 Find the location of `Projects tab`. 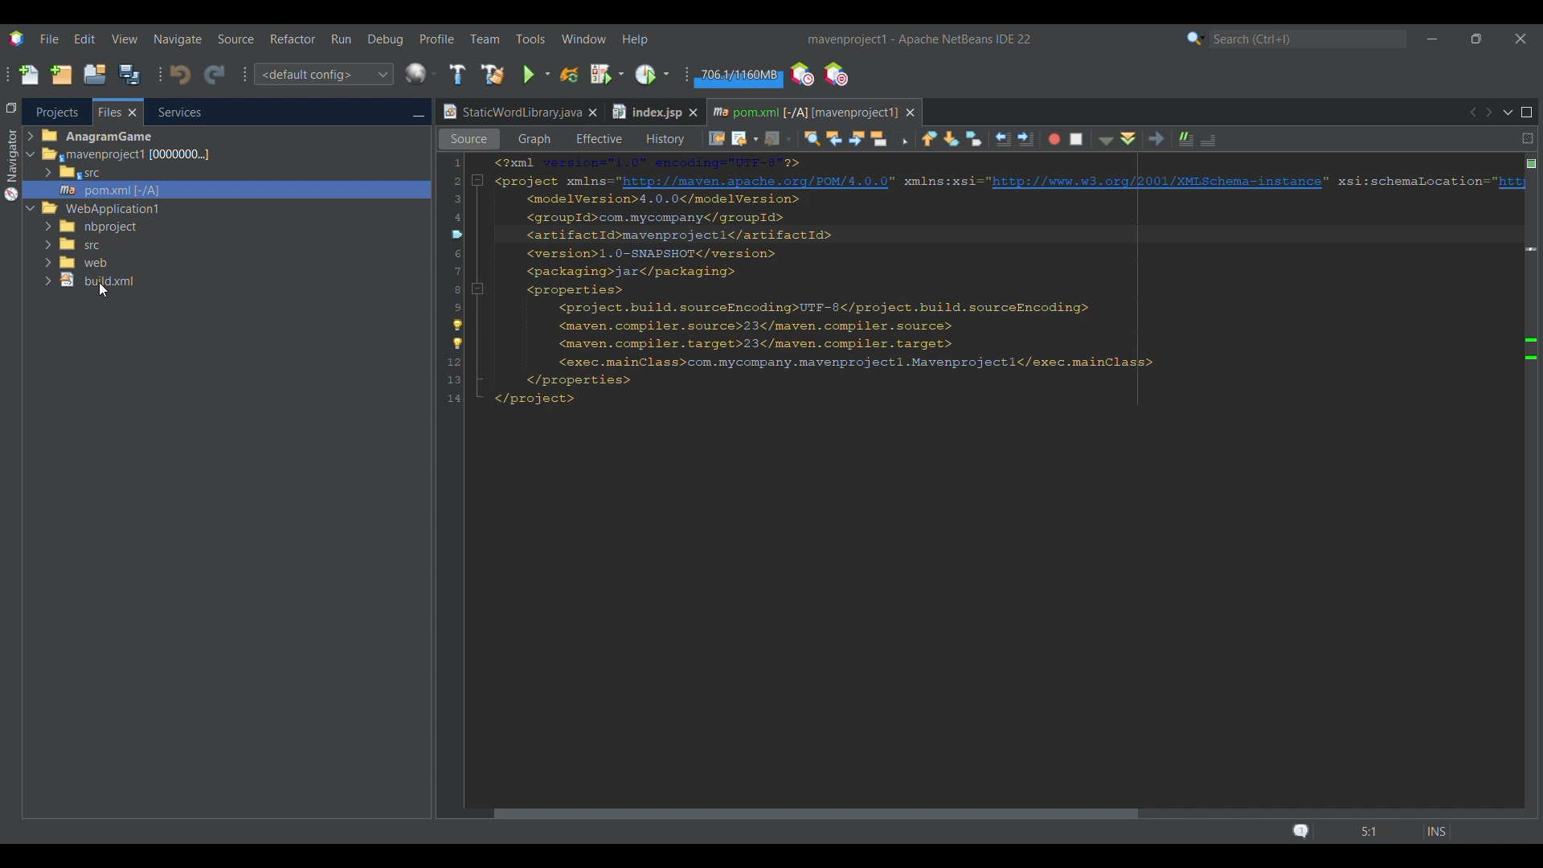

Projects tab is located at coordinates (56, 112).